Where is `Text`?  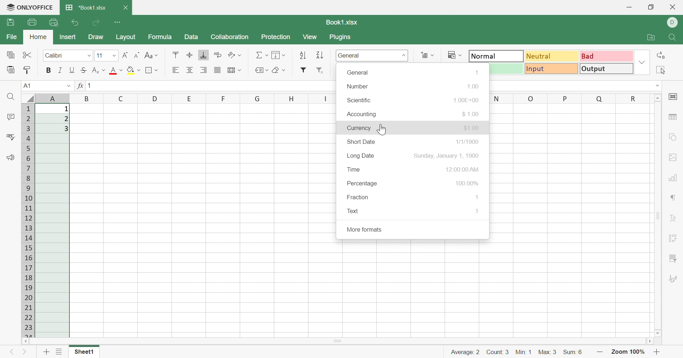
Text is located at coordinates (353, 211).